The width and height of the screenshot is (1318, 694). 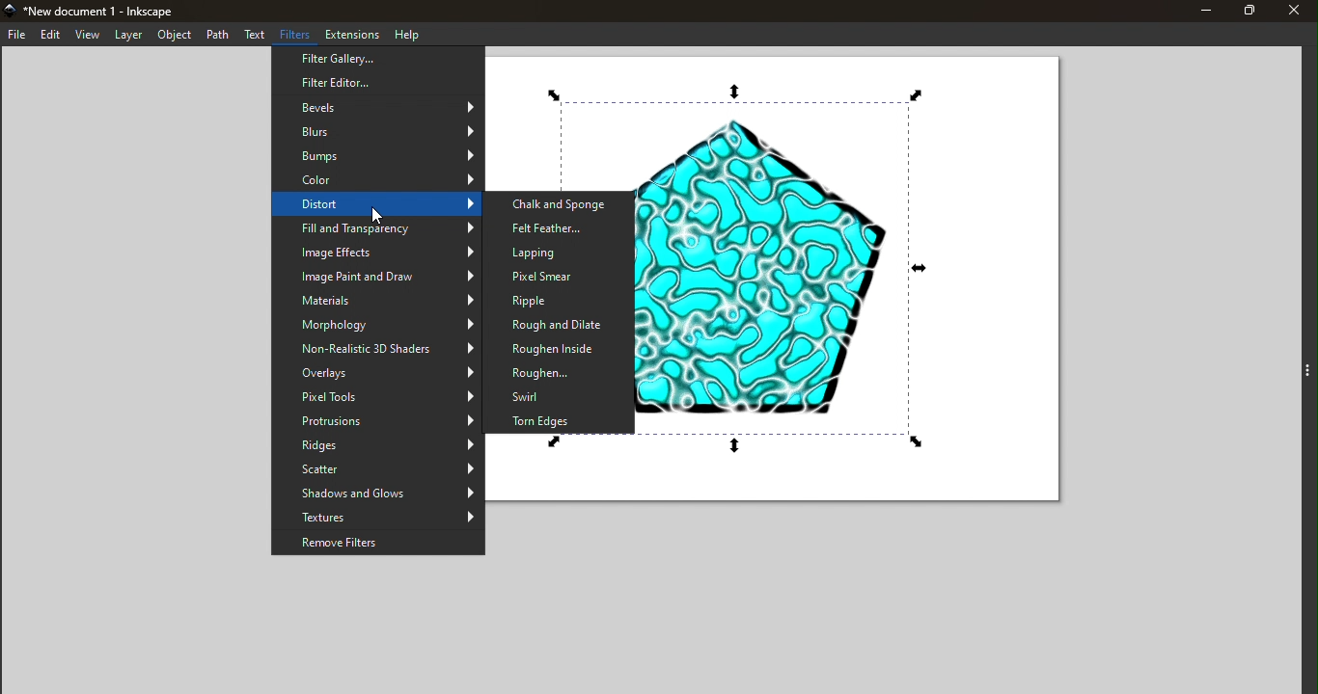 I want to click on Image Effects, so click(x=378, y=253).